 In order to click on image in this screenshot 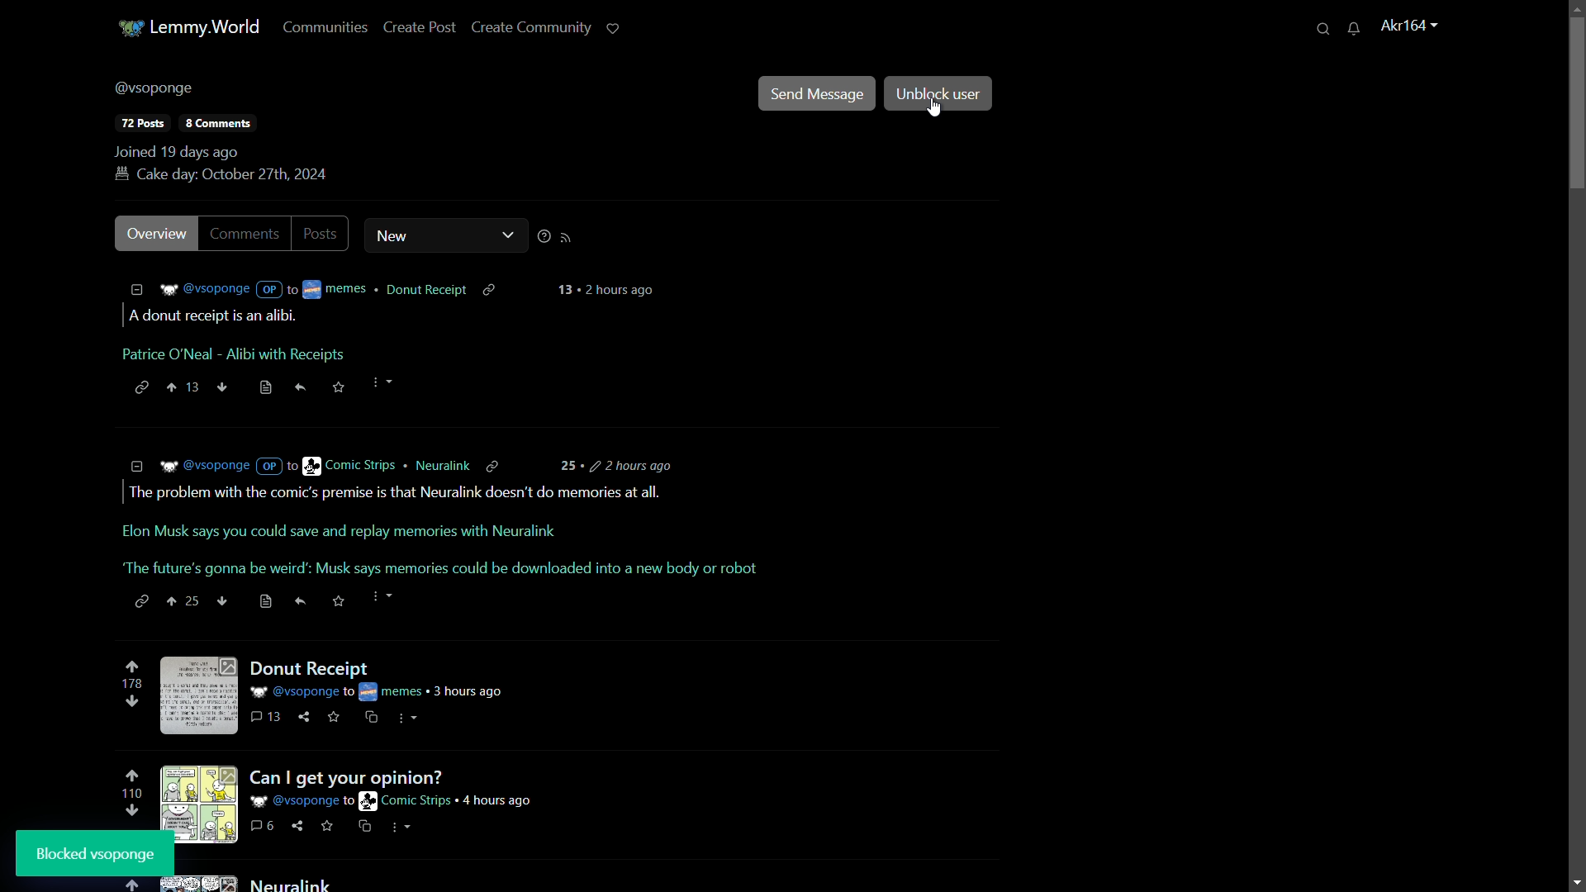, I will do `click(198, 885)`.